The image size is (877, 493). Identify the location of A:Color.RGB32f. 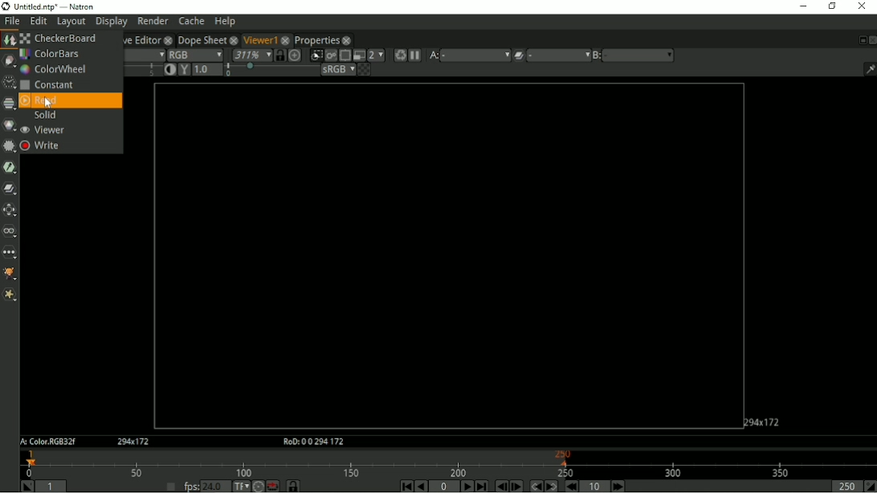
(47, 442).